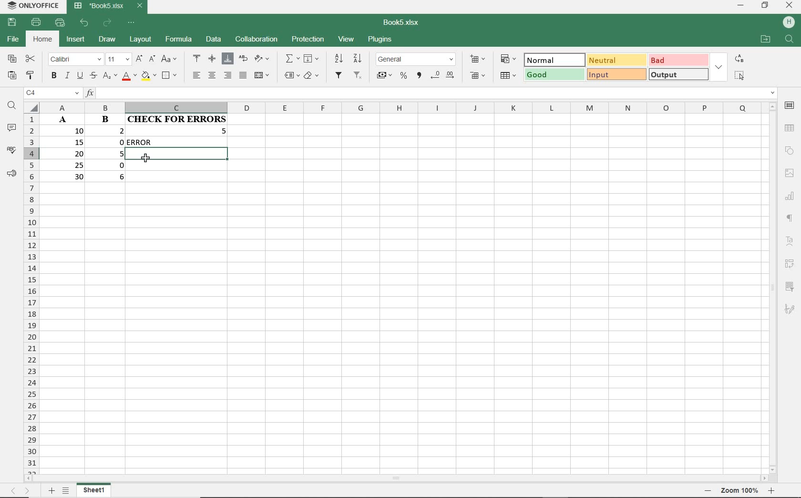  What do you see at coordinates (10, 23) in the screenshot?
I see `SAVE` at bounding box center [10, 23].